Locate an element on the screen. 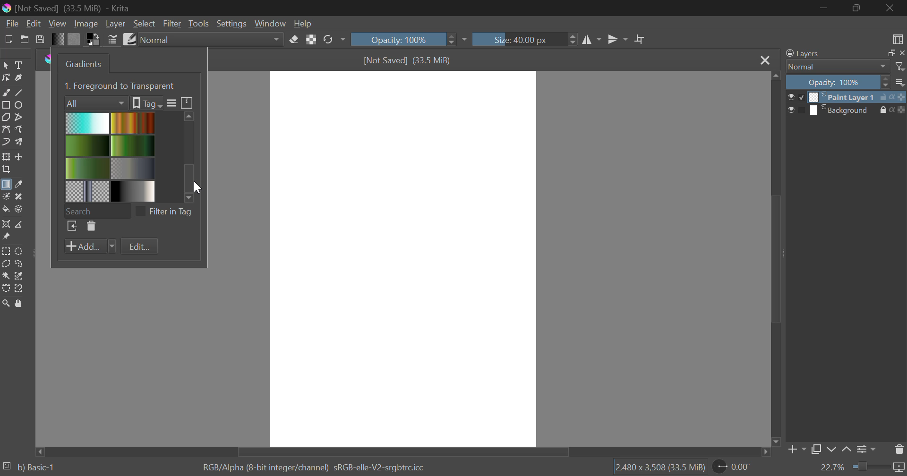 The width and height of the screenshot is (907, 476). Assistant Tool is located at coordinates (6, 225).